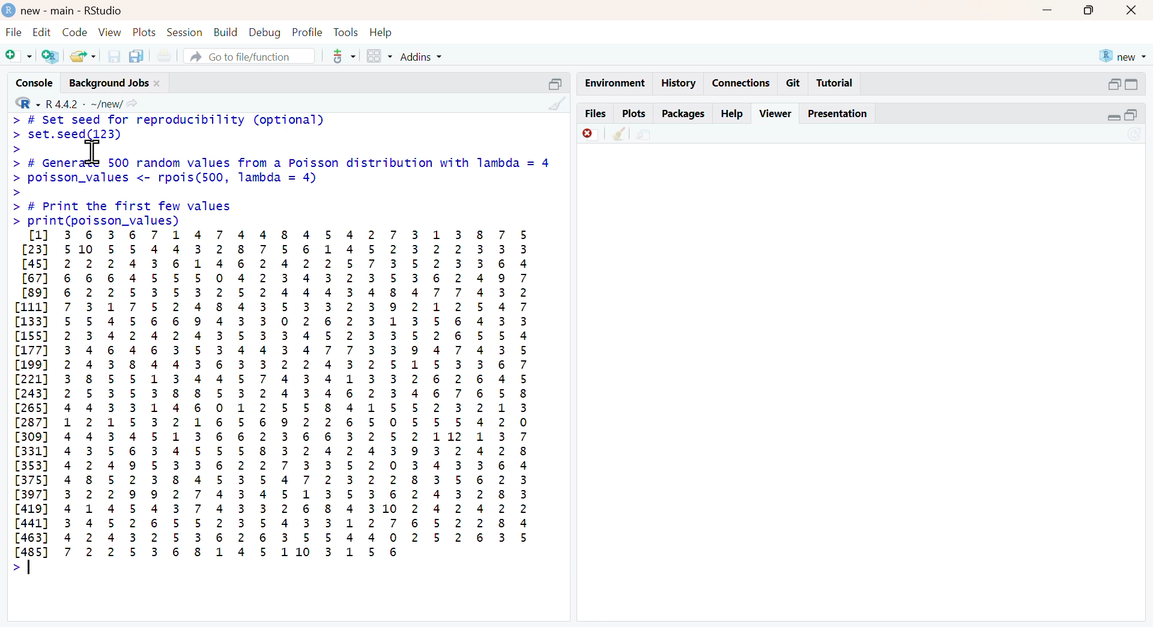 This screenshot has width=1153, height=627. Describe the element at coordinates (165, 54) in the screenshot. I see `print` at that location.